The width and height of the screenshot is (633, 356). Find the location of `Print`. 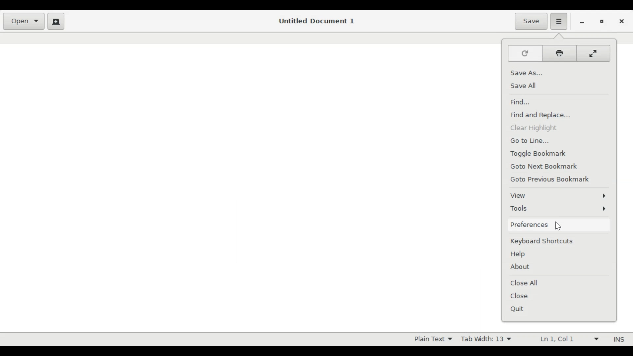

Print is located at coordinates (559, 53).